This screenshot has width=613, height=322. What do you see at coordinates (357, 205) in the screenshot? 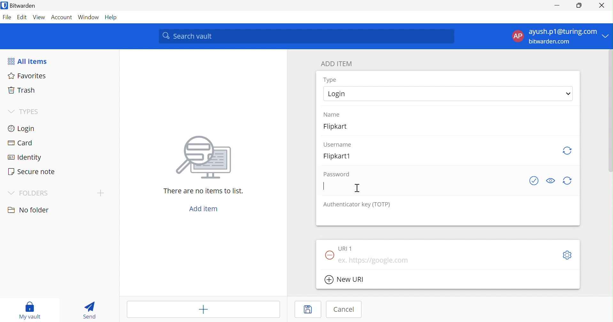
I see `Authenticator key (TOTP)` at bounding box center [357, 205].